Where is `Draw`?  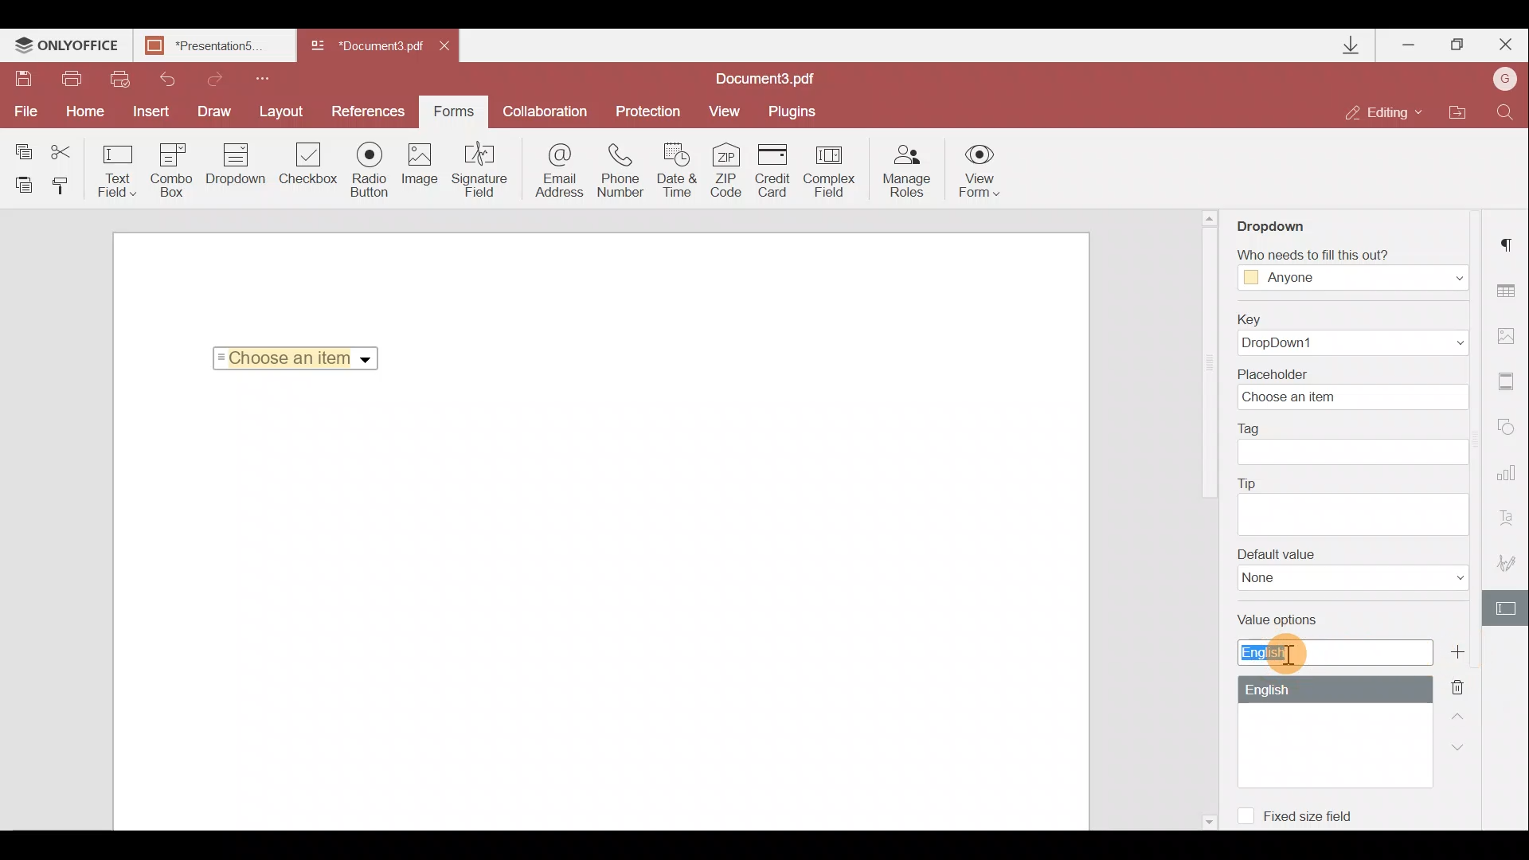 Draw is located at coordinates (215, 110).